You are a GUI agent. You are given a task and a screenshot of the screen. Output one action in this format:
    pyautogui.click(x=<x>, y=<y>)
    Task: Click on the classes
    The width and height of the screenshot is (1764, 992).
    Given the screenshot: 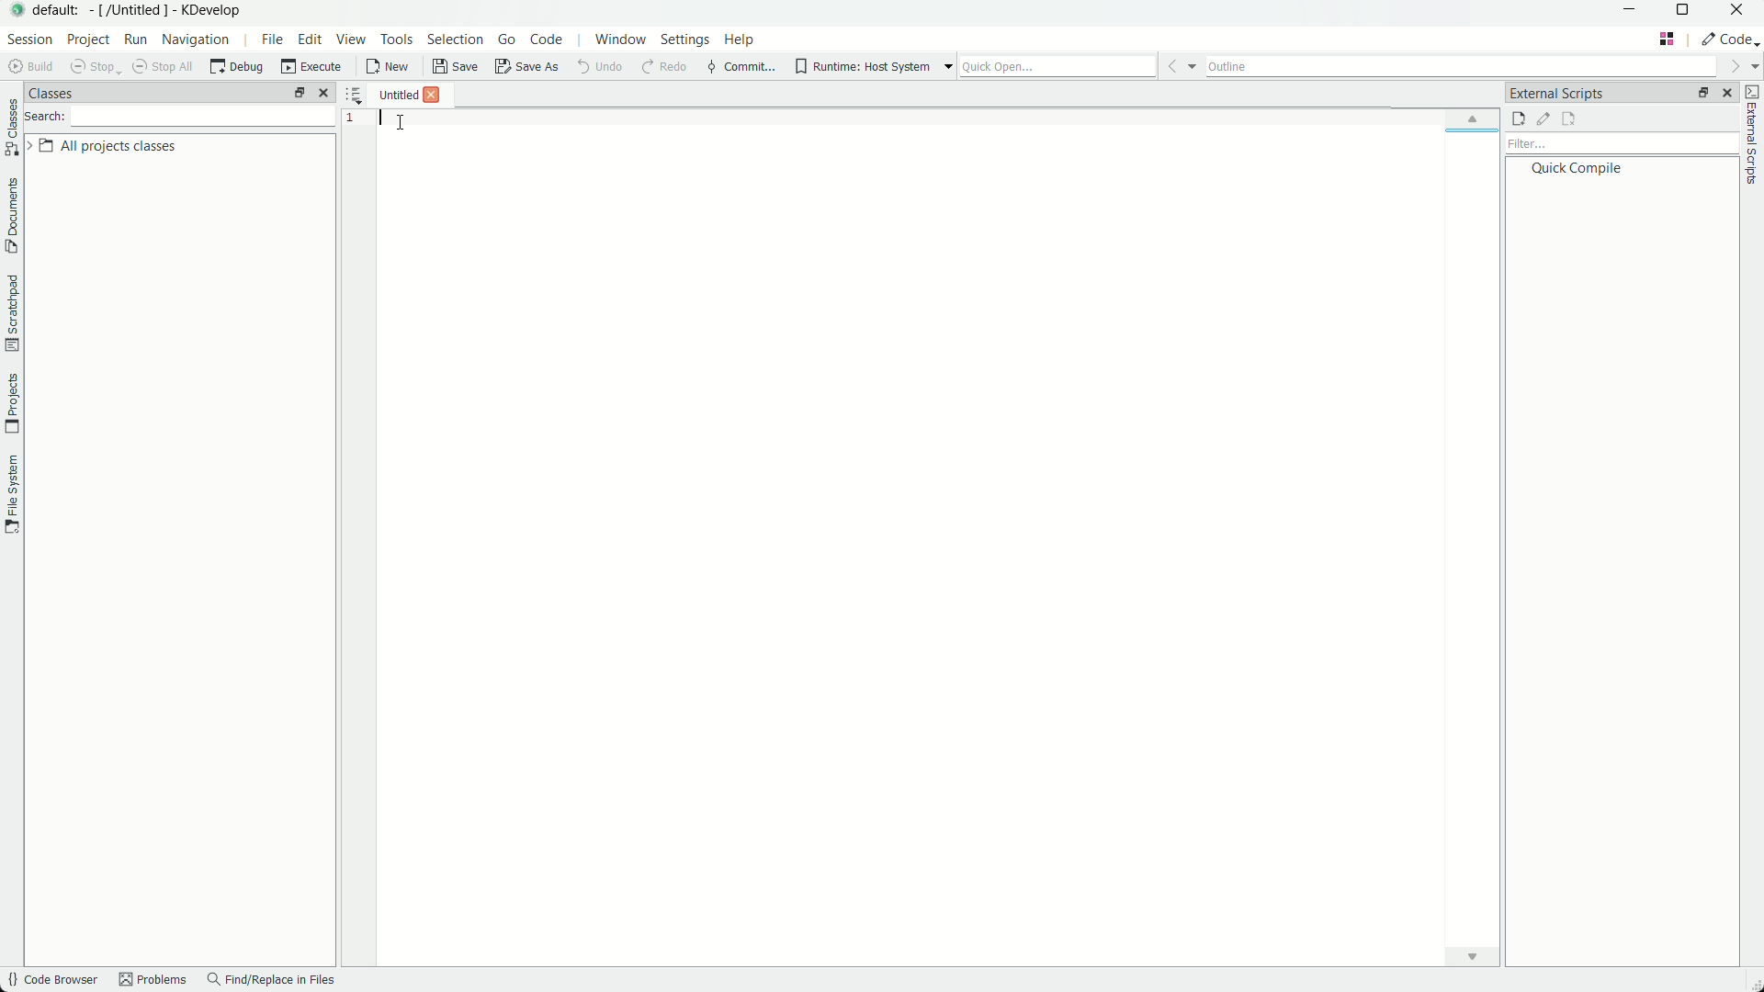 What is the action you would take?
    pyautogui.click(x=11, y=127)
    